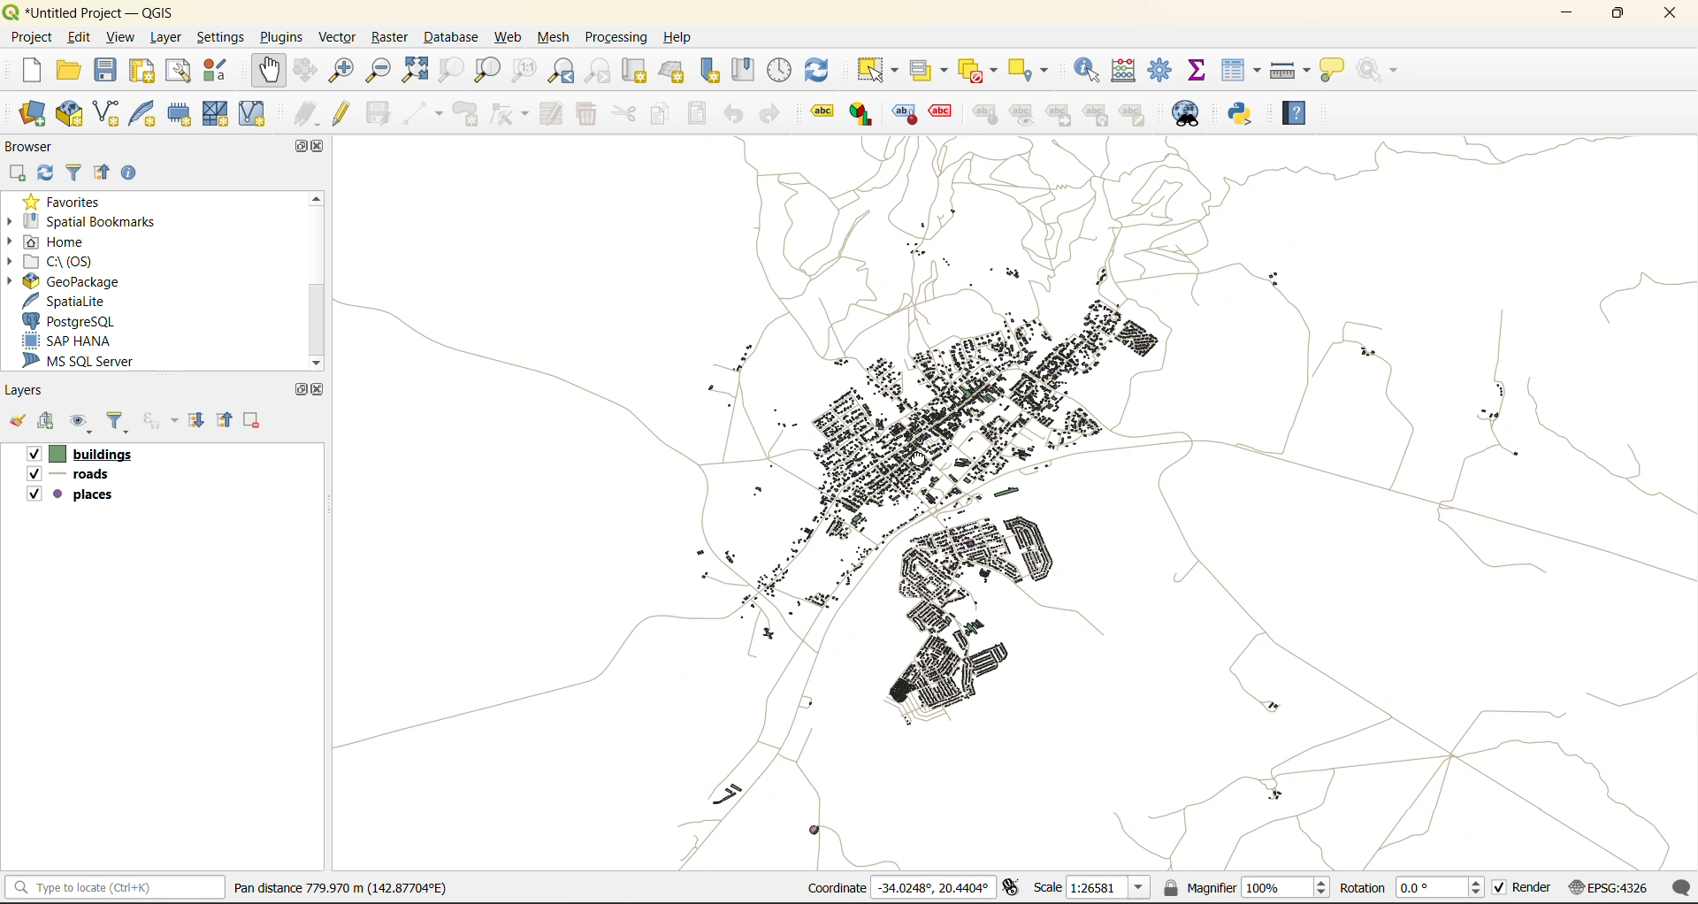 Image resolution: width=1698 pixels, height=904 pixels. Describe the element at coordinates (130, 172) in the screenshot. I see `enable properties` at that location.